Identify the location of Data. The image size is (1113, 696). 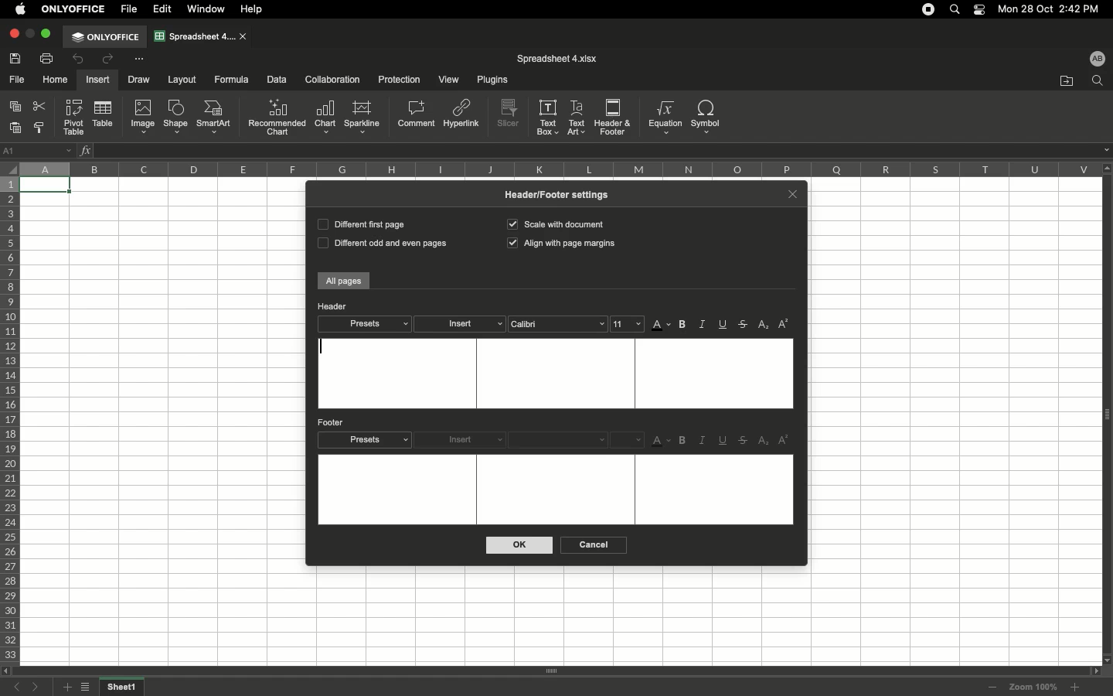
(277, 79).